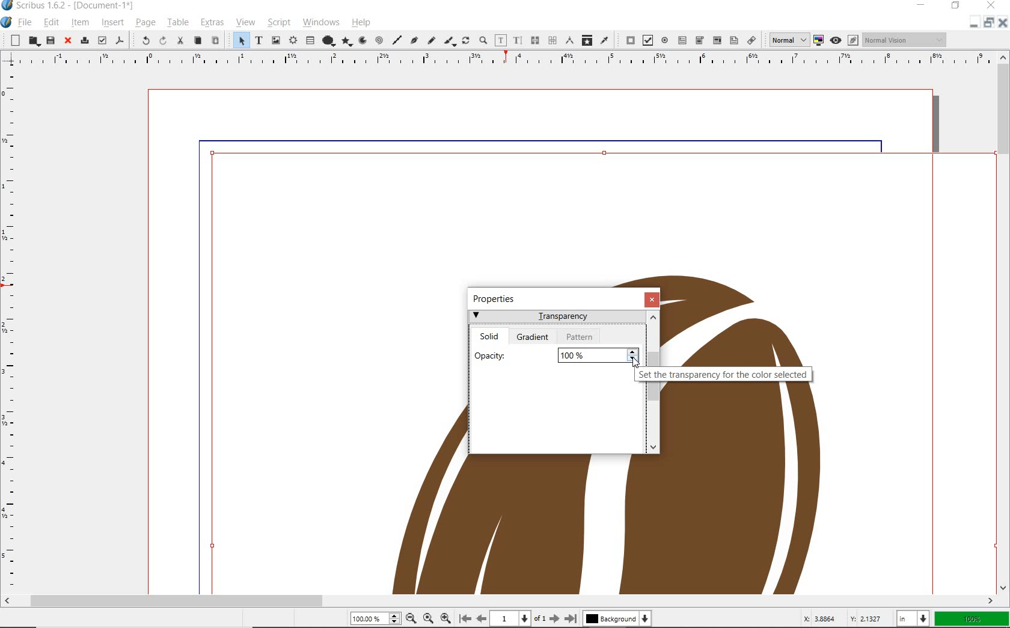 This screenshot has height=628, width=1010. What do you see at coordinates (518, 40) in the screenshot?
I see `edit text with story editor` at bounding box center [518, 40].